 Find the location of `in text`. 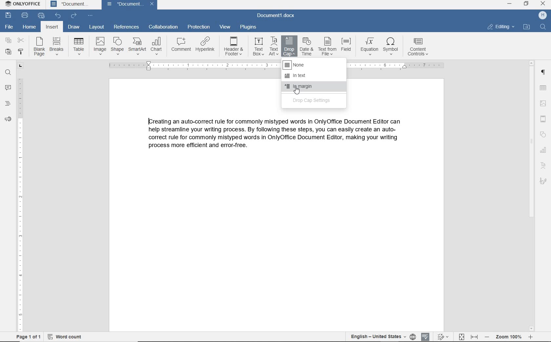

in text is located at coordinates (314, 76).